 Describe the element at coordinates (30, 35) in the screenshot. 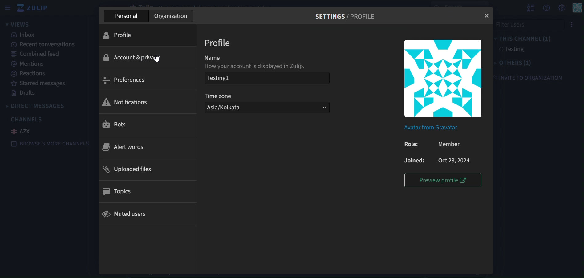

I see `inbox` at that location.